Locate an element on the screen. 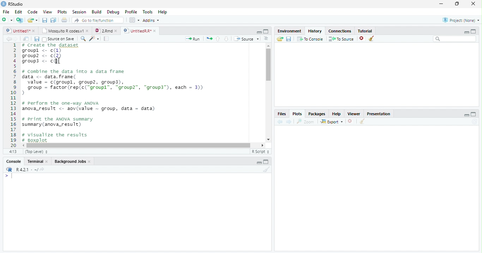 The width and height of the screenshot is (482, 253). Go to next section  is located at coordinates (227, 39).